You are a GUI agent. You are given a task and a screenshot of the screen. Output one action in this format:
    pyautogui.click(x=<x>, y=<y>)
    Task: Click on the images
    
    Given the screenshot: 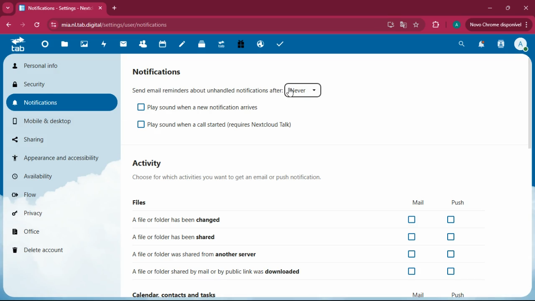 What is the action you would take?
    pyautogui.click(x=84, y=45)
    